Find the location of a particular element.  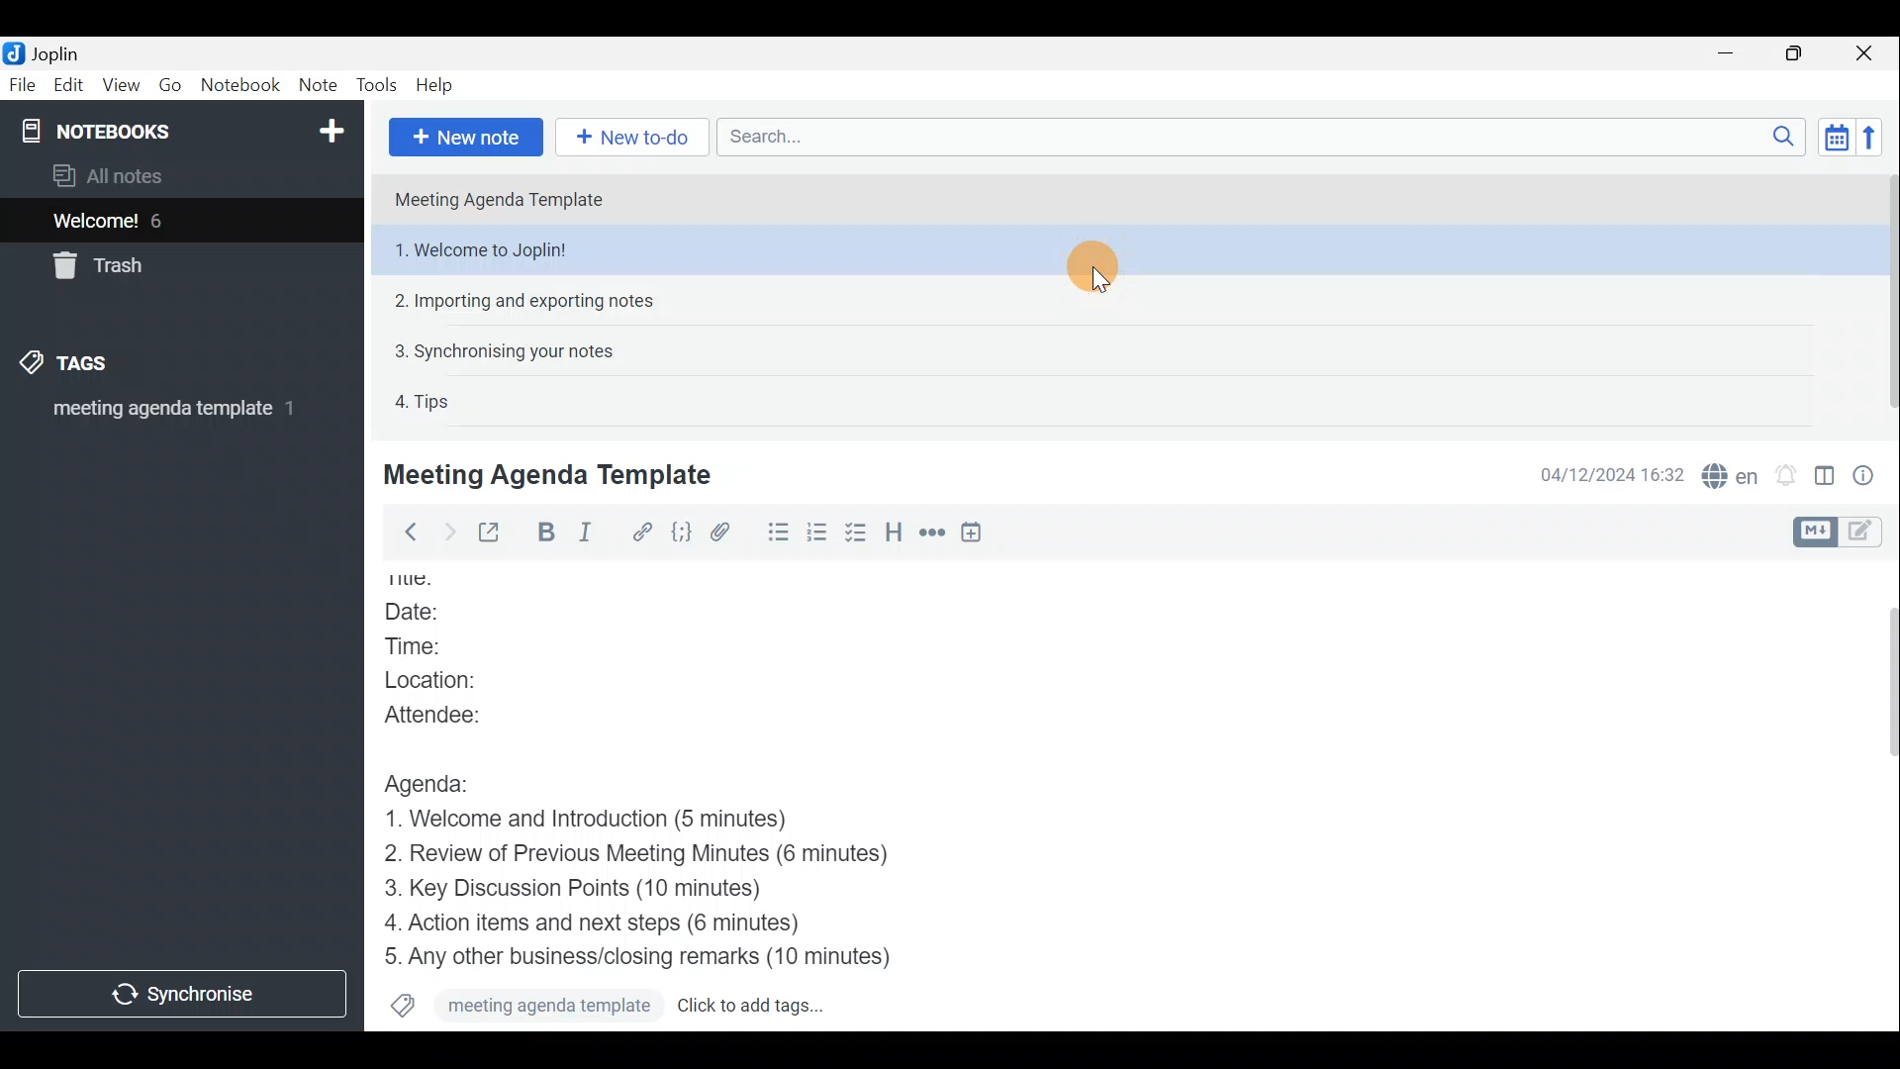

Time: is located at coordinates (424, 646).